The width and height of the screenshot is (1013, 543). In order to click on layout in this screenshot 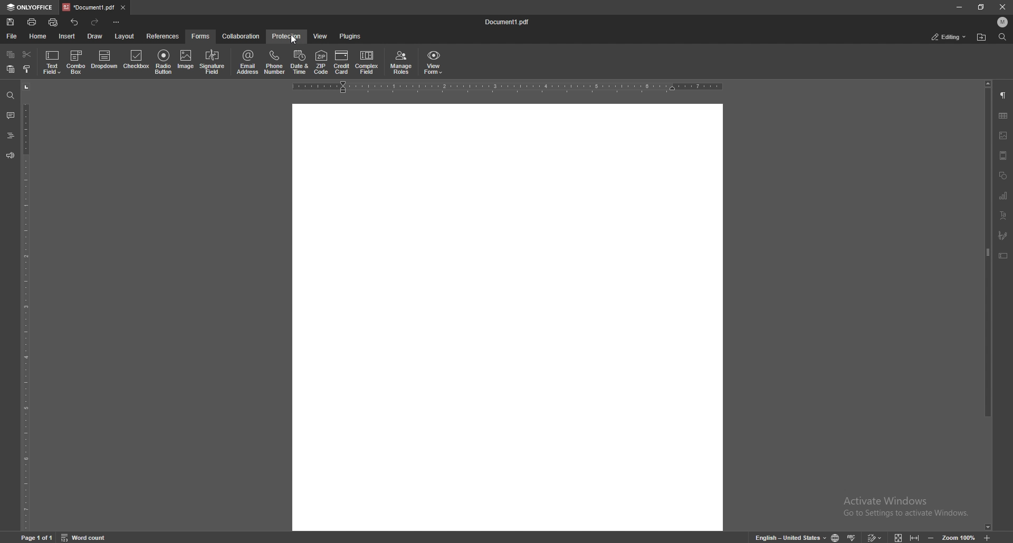, I will do `click(124, 37)`.